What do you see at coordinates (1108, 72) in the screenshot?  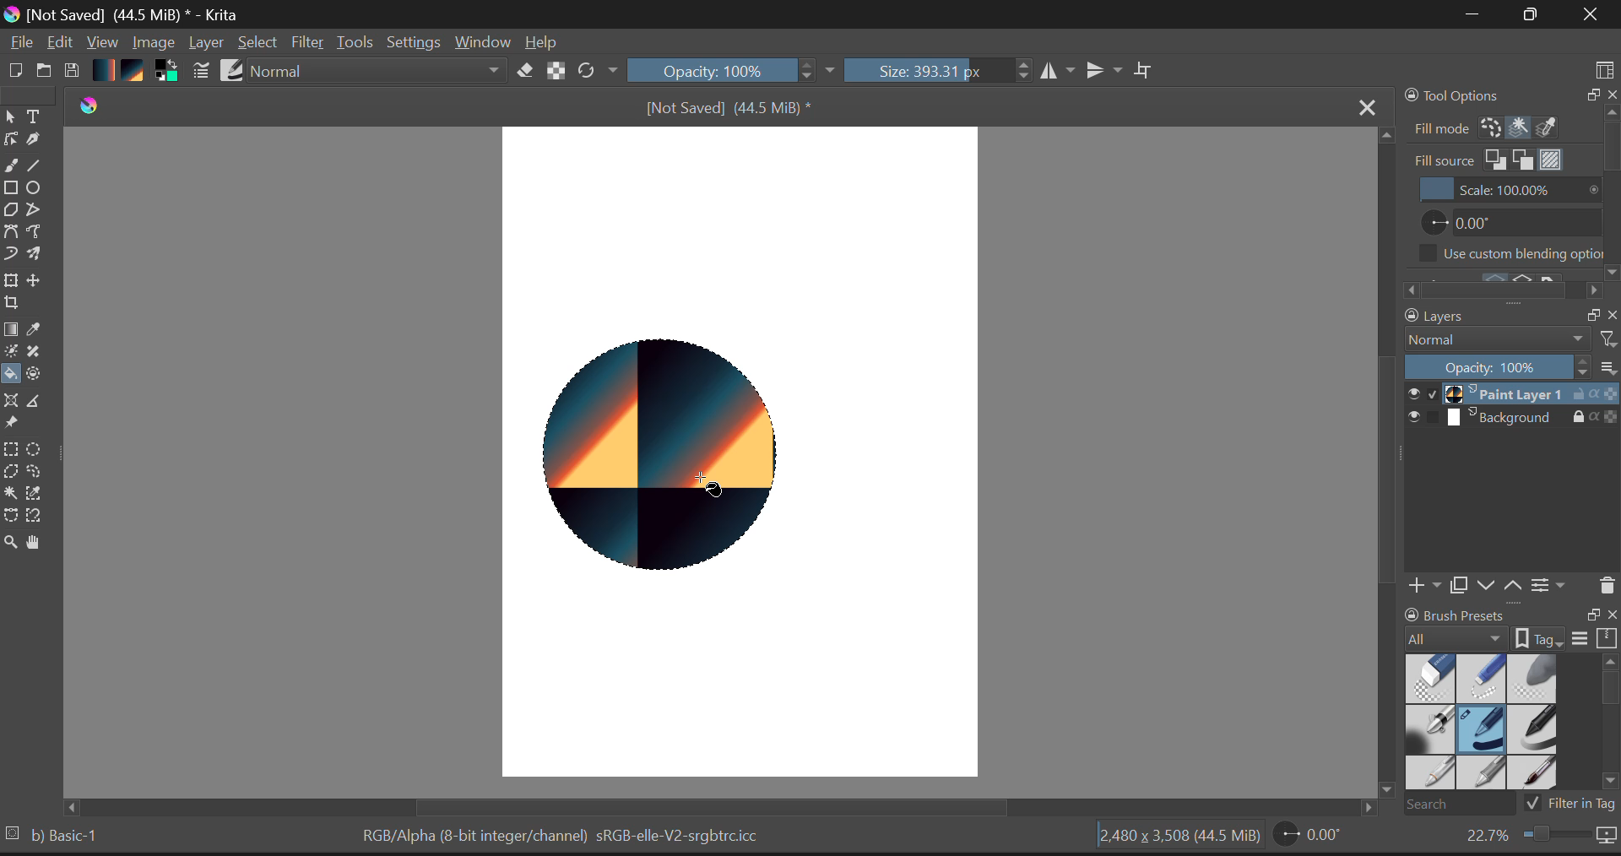 I see `Horizontal Mirror Flip` at bounding box center [1108, 72].